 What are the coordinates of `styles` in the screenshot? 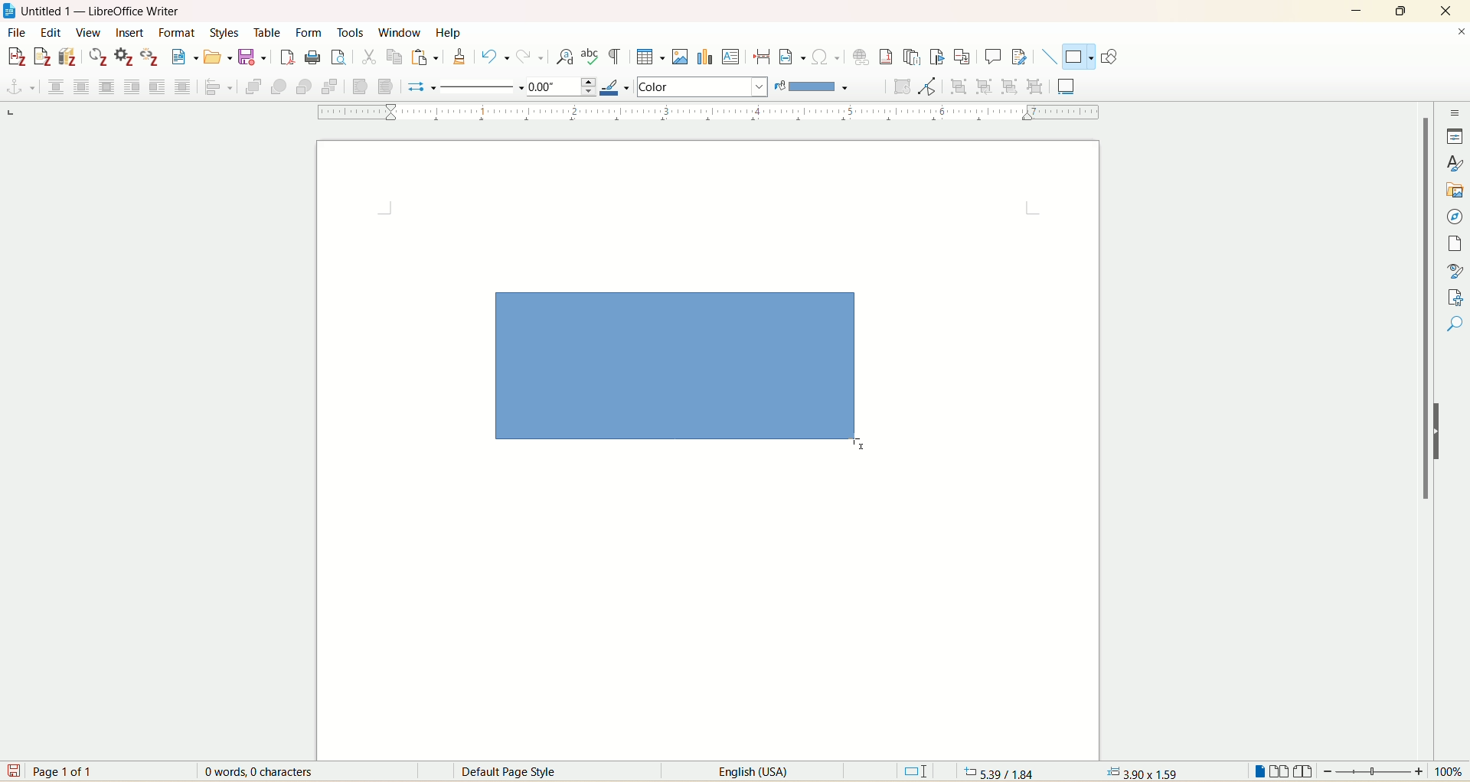 It's located at (1456, 162).